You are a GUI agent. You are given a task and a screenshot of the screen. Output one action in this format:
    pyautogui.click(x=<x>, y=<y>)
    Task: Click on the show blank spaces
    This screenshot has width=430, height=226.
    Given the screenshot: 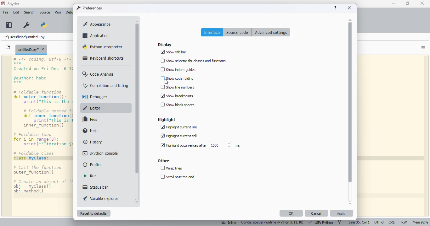 What is the action you would take?
    pyautogui.click(x=178, y=105)
    